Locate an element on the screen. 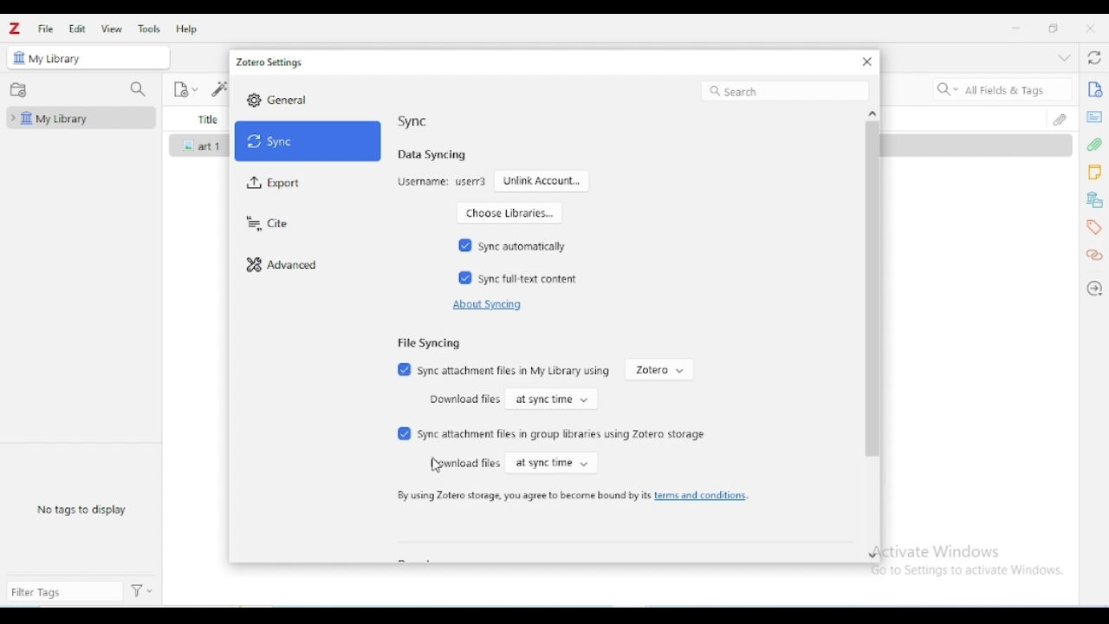 Image resolution: width=1109 pixels, height=624 pixels. icon is located at coordinates (190, 146).